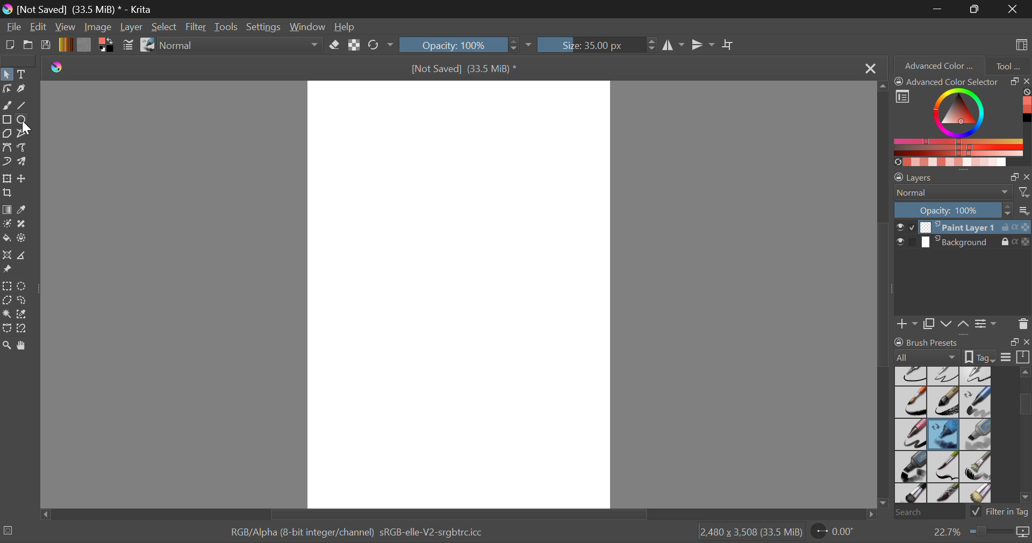 This screenshot has height=543, width=1032. I want to click on Marker Medium, so click(977, 434).